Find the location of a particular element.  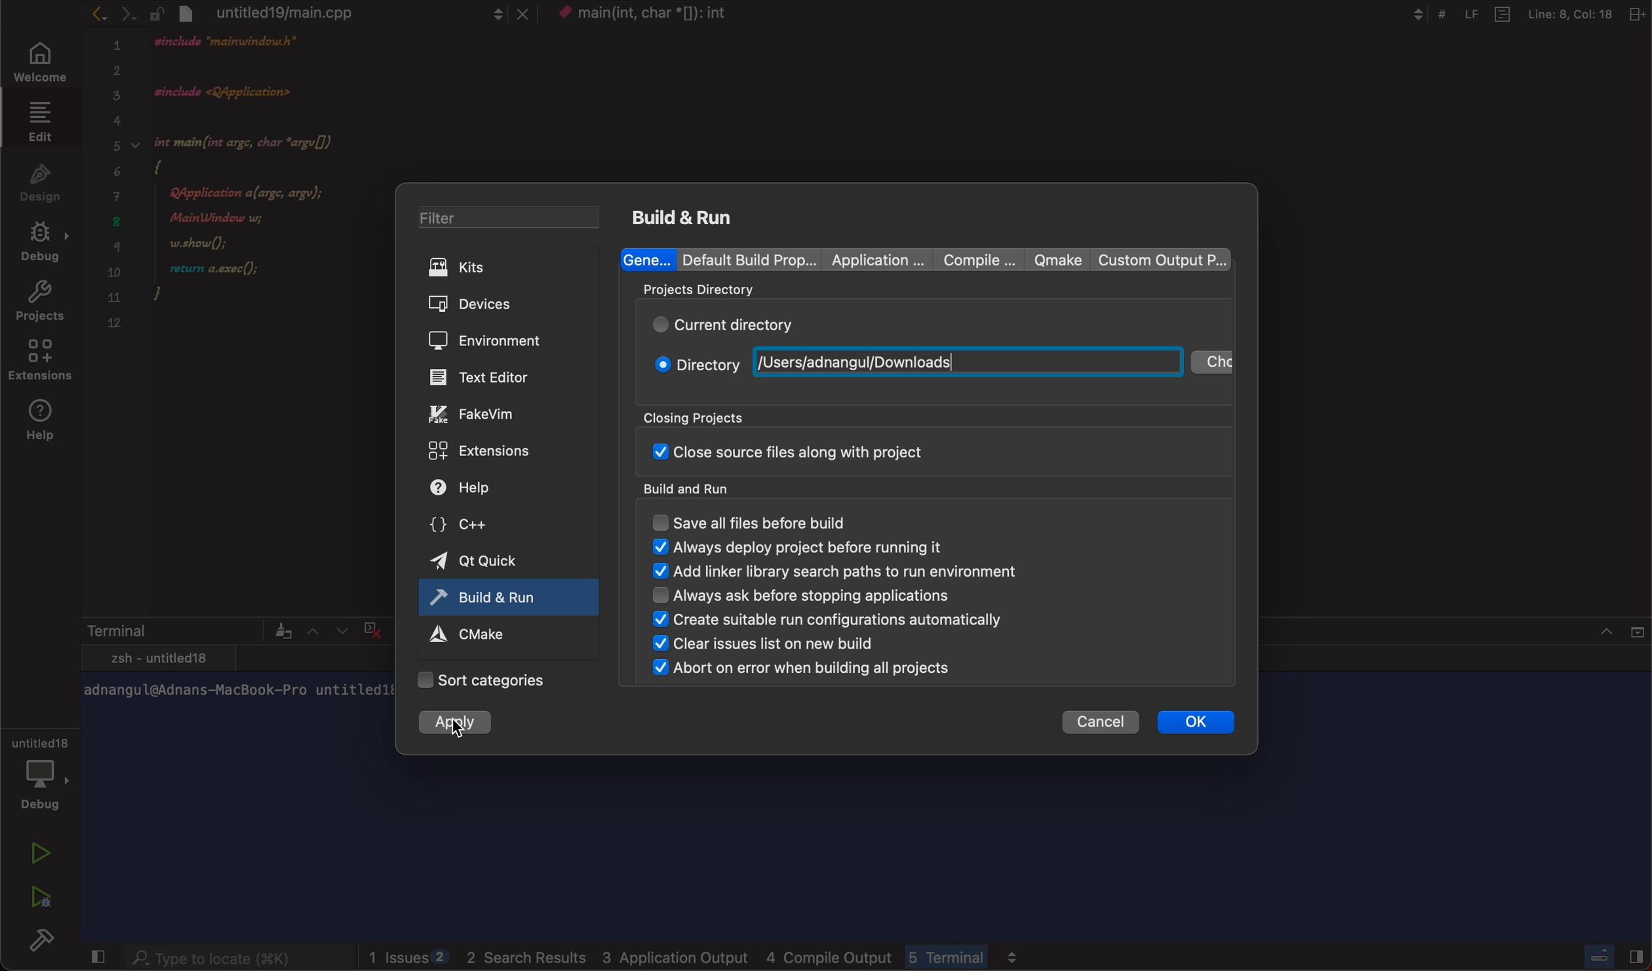

run debug is located at coordinates (39, 893).